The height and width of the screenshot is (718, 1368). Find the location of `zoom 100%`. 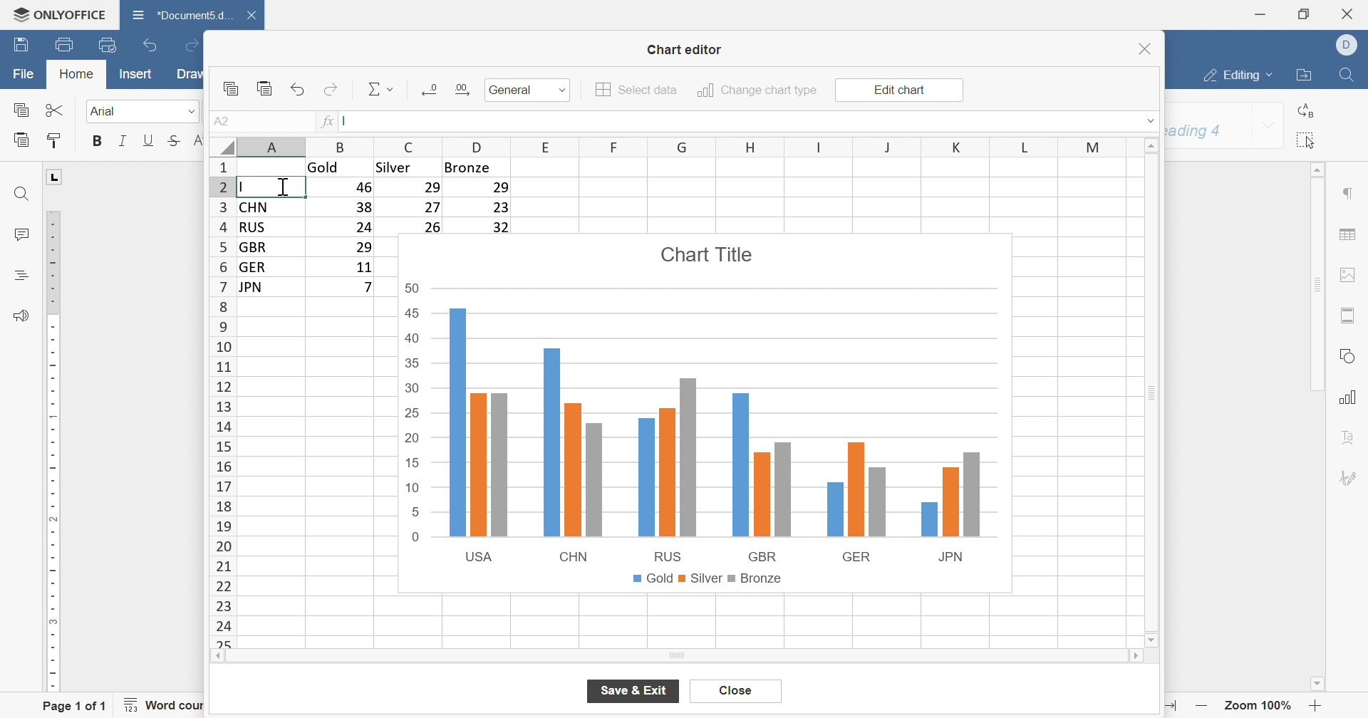

zoom 100% is located at coordinates (1260, 704).